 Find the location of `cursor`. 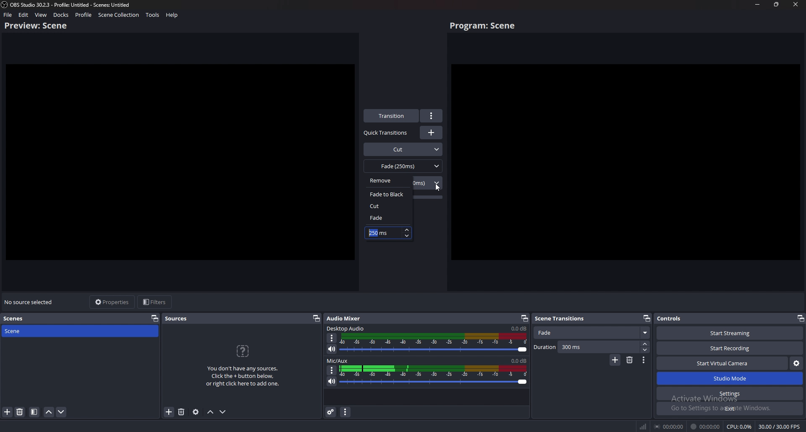

cursor is located at coordinates (437, 188).